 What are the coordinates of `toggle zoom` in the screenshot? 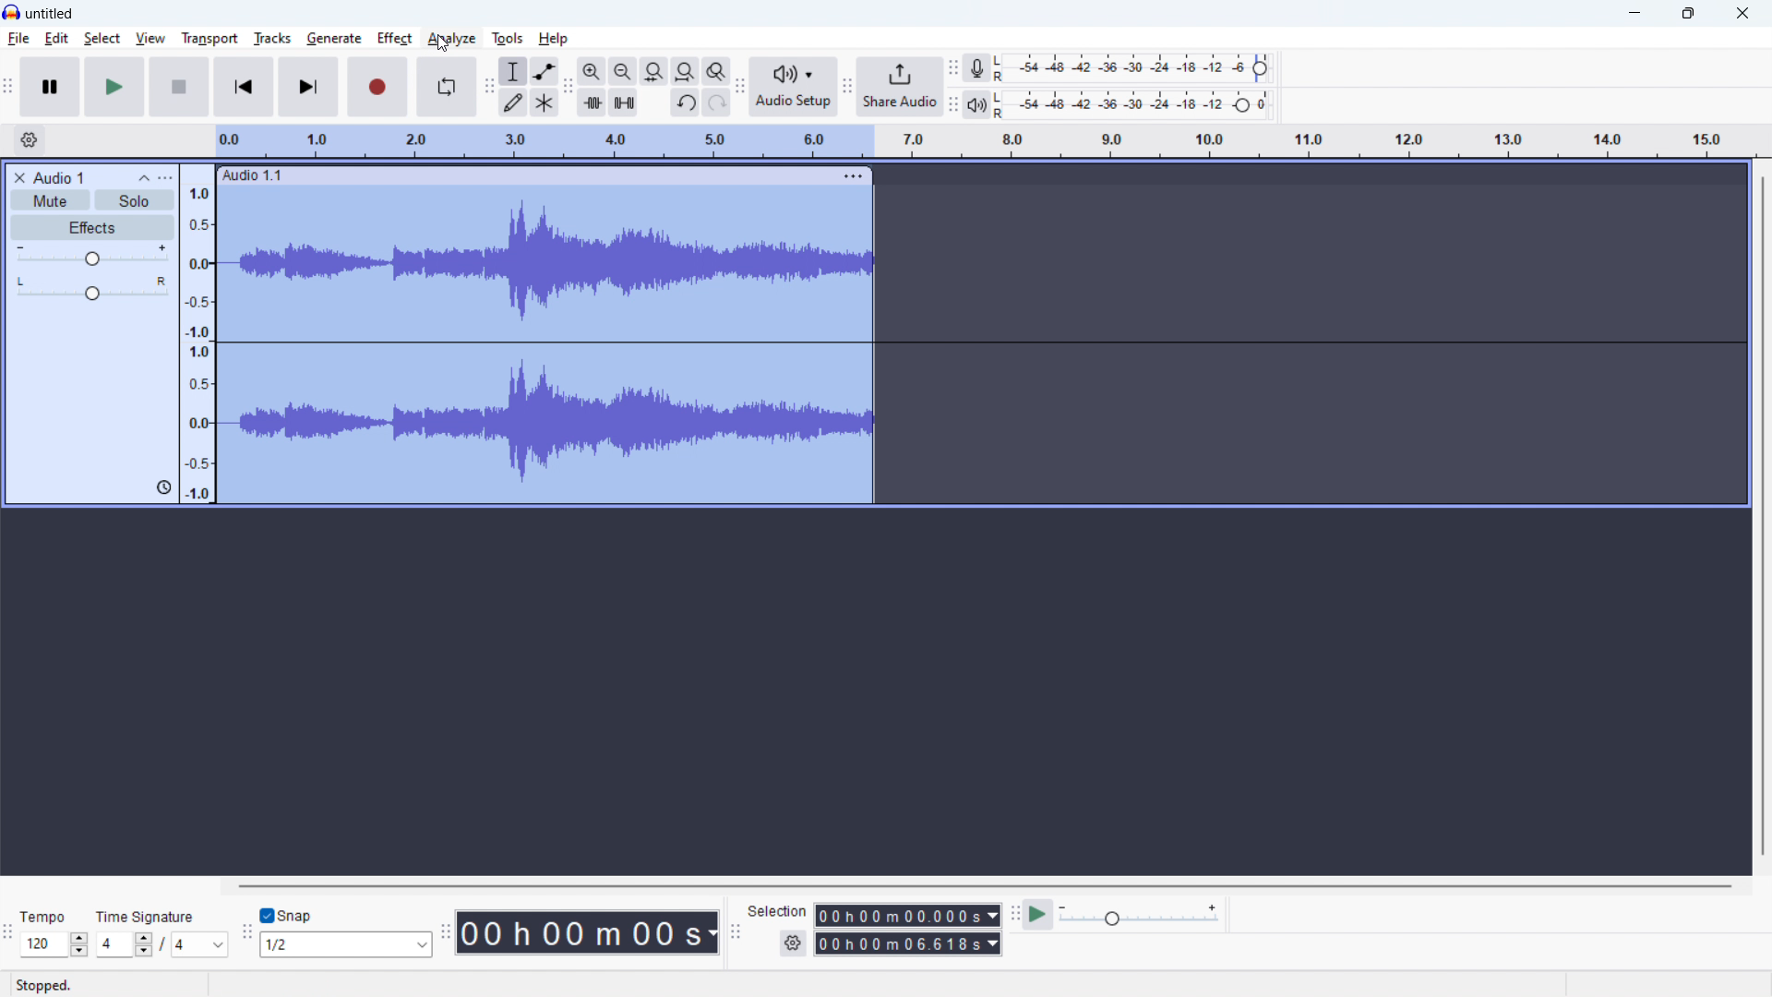 It's located at (716, 71).